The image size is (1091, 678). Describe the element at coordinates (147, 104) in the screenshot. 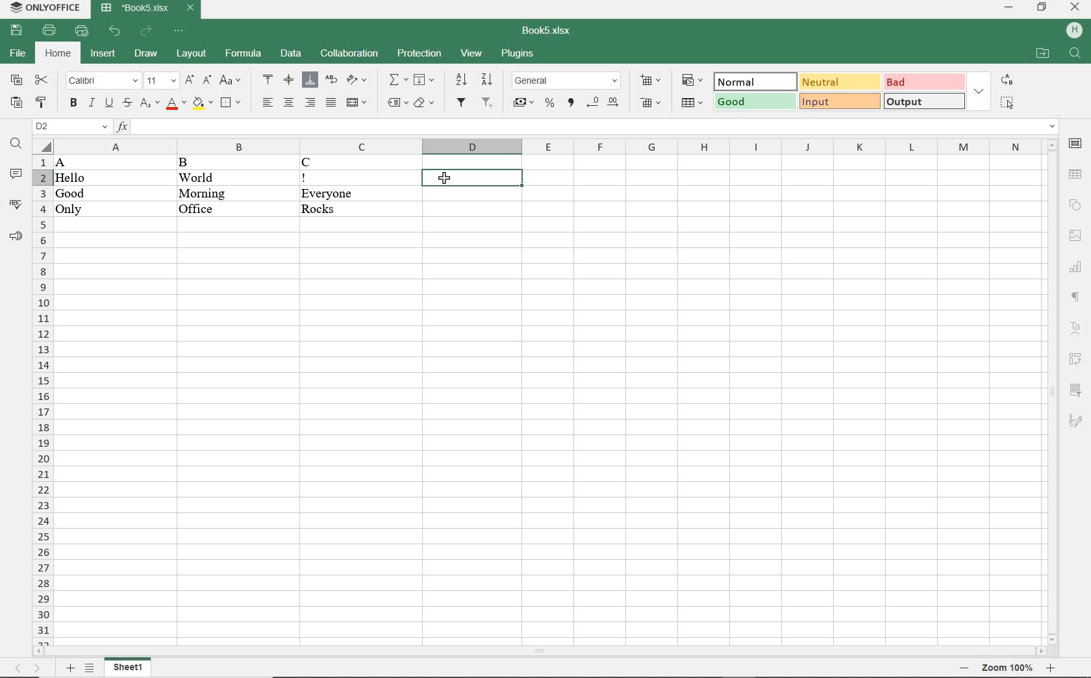

I see `SUBSCRIPT/SUPERSCRIPT` at that location.